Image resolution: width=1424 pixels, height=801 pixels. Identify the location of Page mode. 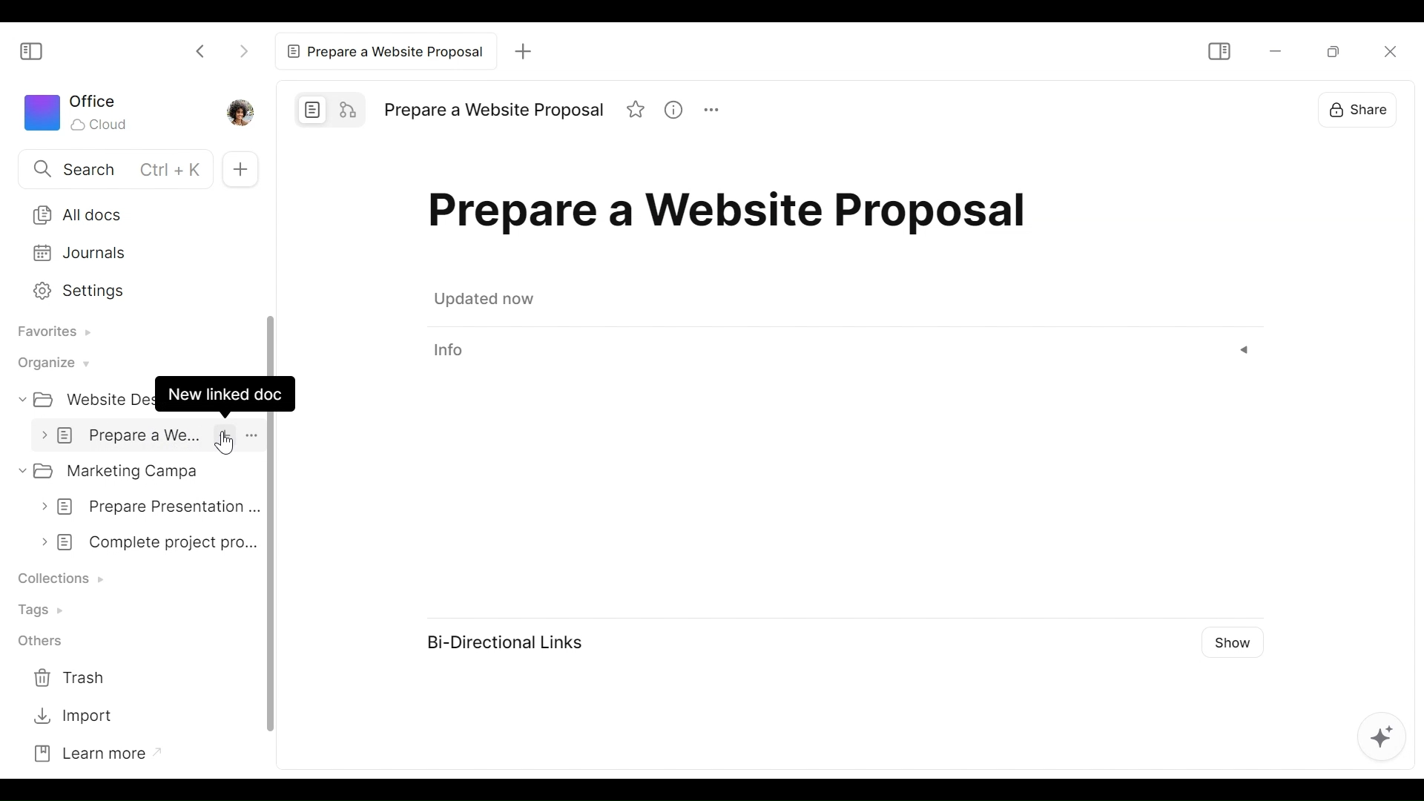
(310, 110).